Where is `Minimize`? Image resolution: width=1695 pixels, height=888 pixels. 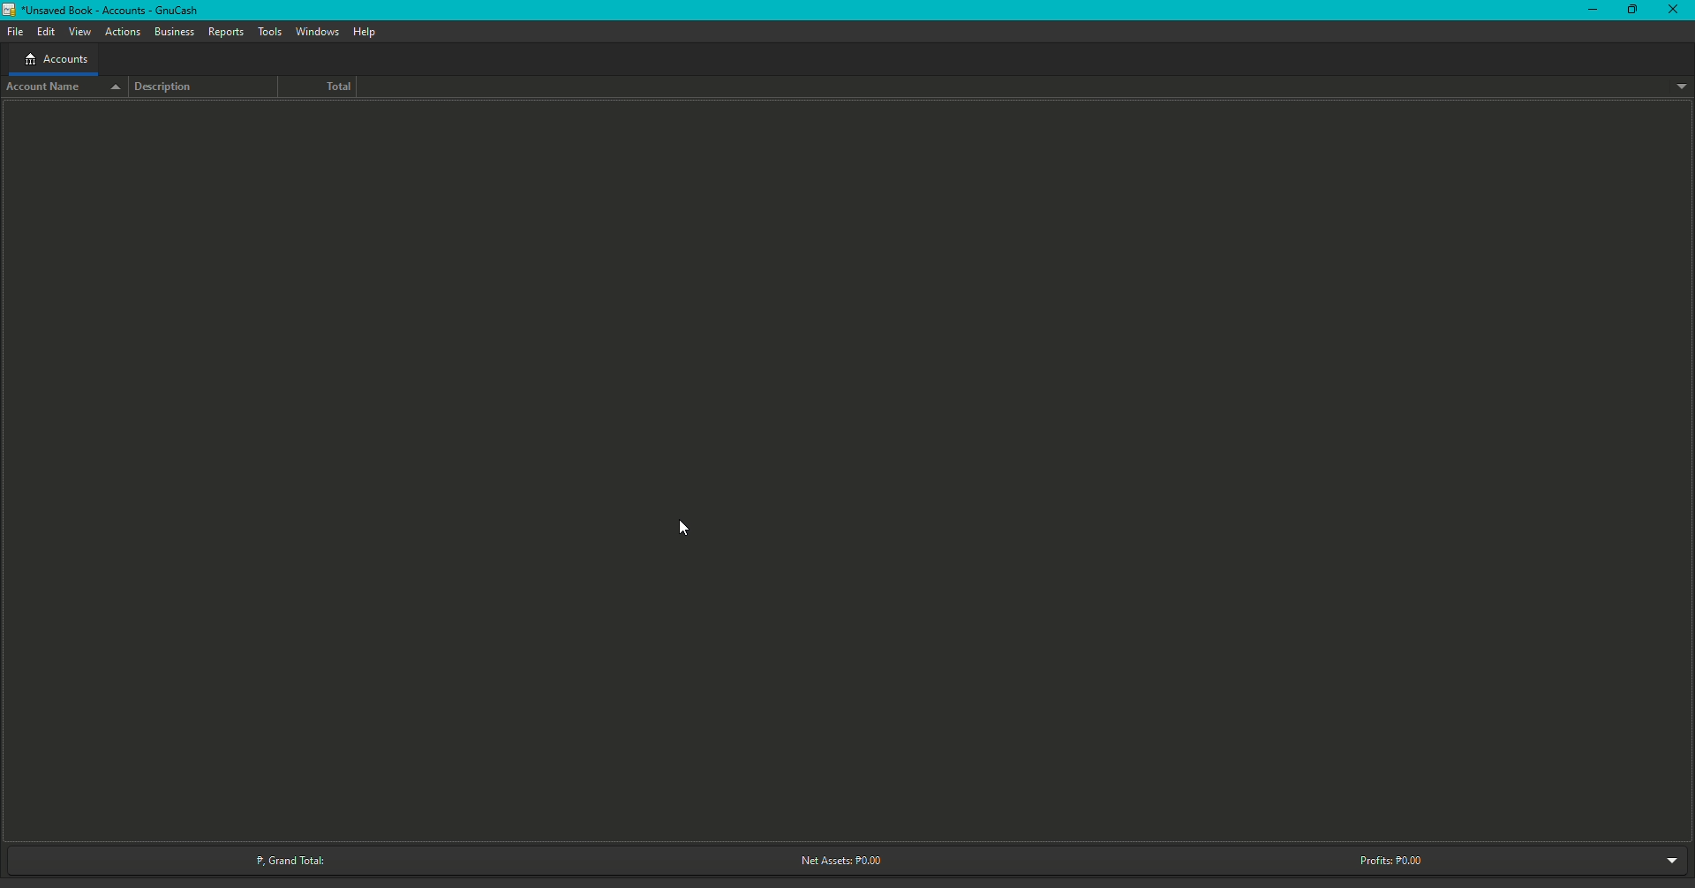 Minimize is located at coordinates (1589, 11).